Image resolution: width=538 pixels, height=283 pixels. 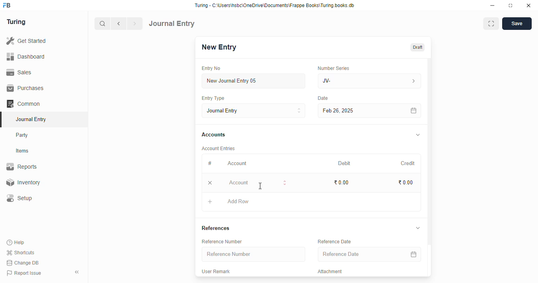 I want to click on previous, so click(x=119, y=24).